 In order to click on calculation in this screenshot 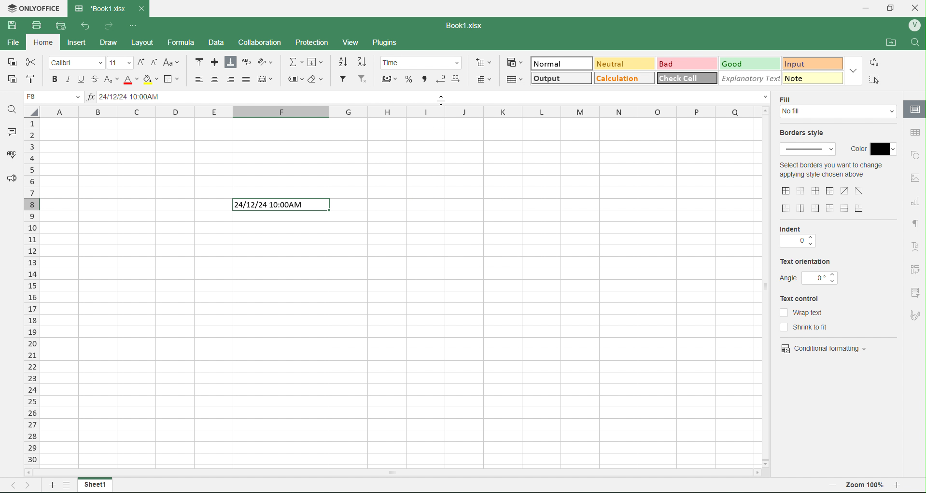, I will do `click(618, 80)`.